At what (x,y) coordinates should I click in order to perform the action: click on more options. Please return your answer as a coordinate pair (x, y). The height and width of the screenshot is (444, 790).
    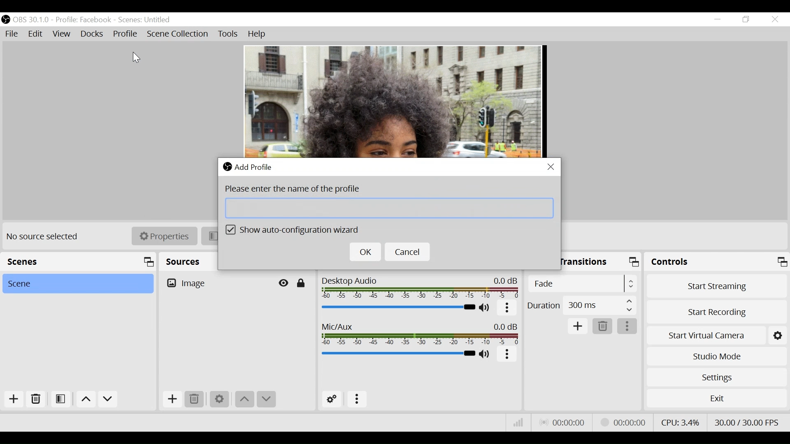
    Looking at the image, I should click on (507, 355).